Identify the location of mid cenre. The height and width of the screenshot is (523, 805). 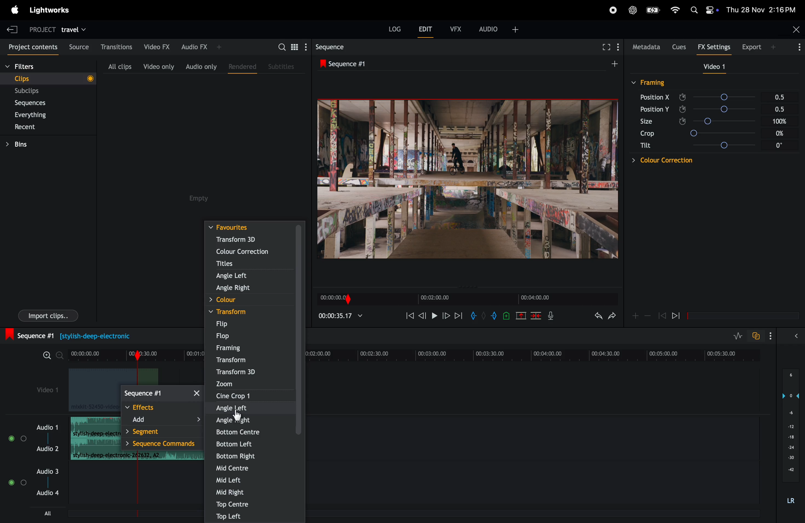
(252, 469).